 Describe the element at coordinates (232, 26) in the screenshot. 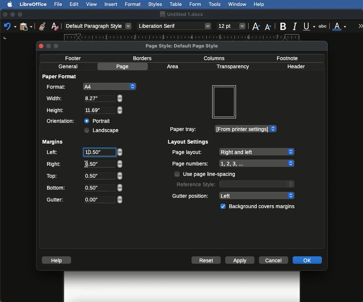

I see `Size` at that location.